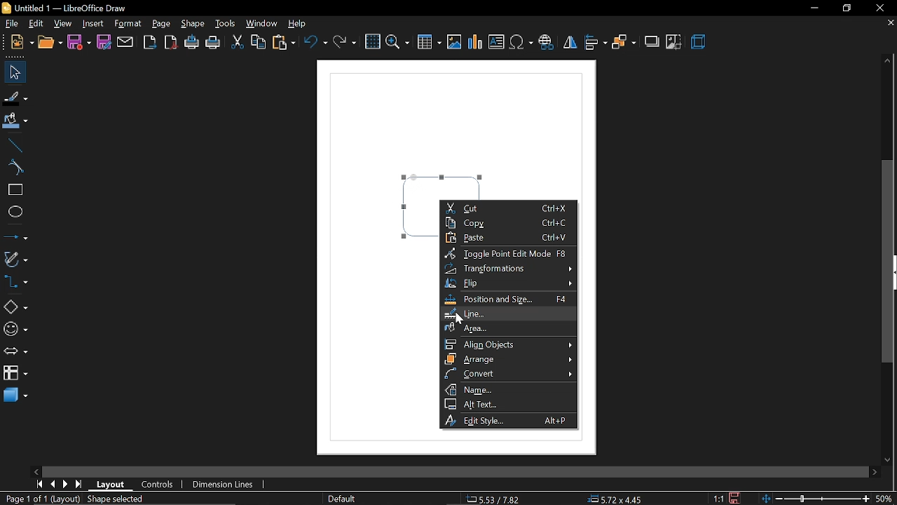  Describe the element at coordinates (121, 500) in the screenshot. I see `selection ` at that location.